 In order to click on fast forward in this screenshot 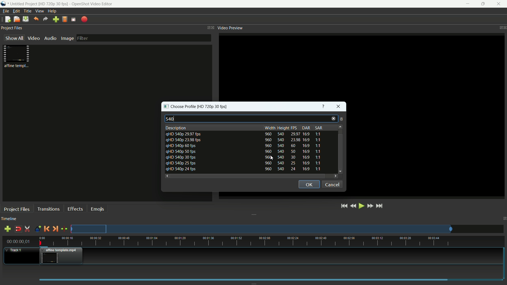, I will do `click(370, 206)`.